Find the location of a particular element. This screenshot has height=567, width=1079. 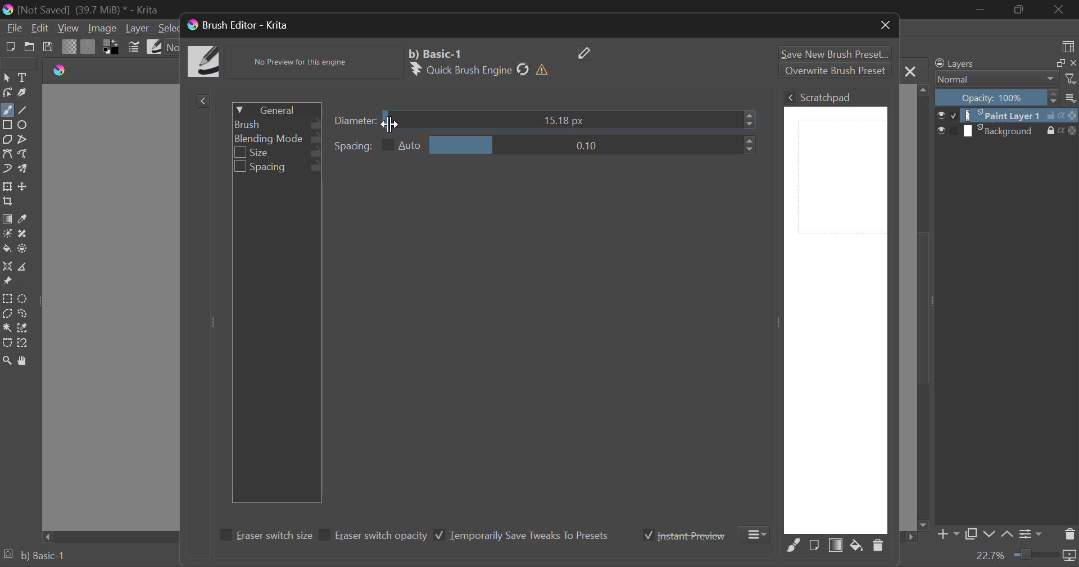

Colorize Mask Tool is located at coordinates (7, 235).